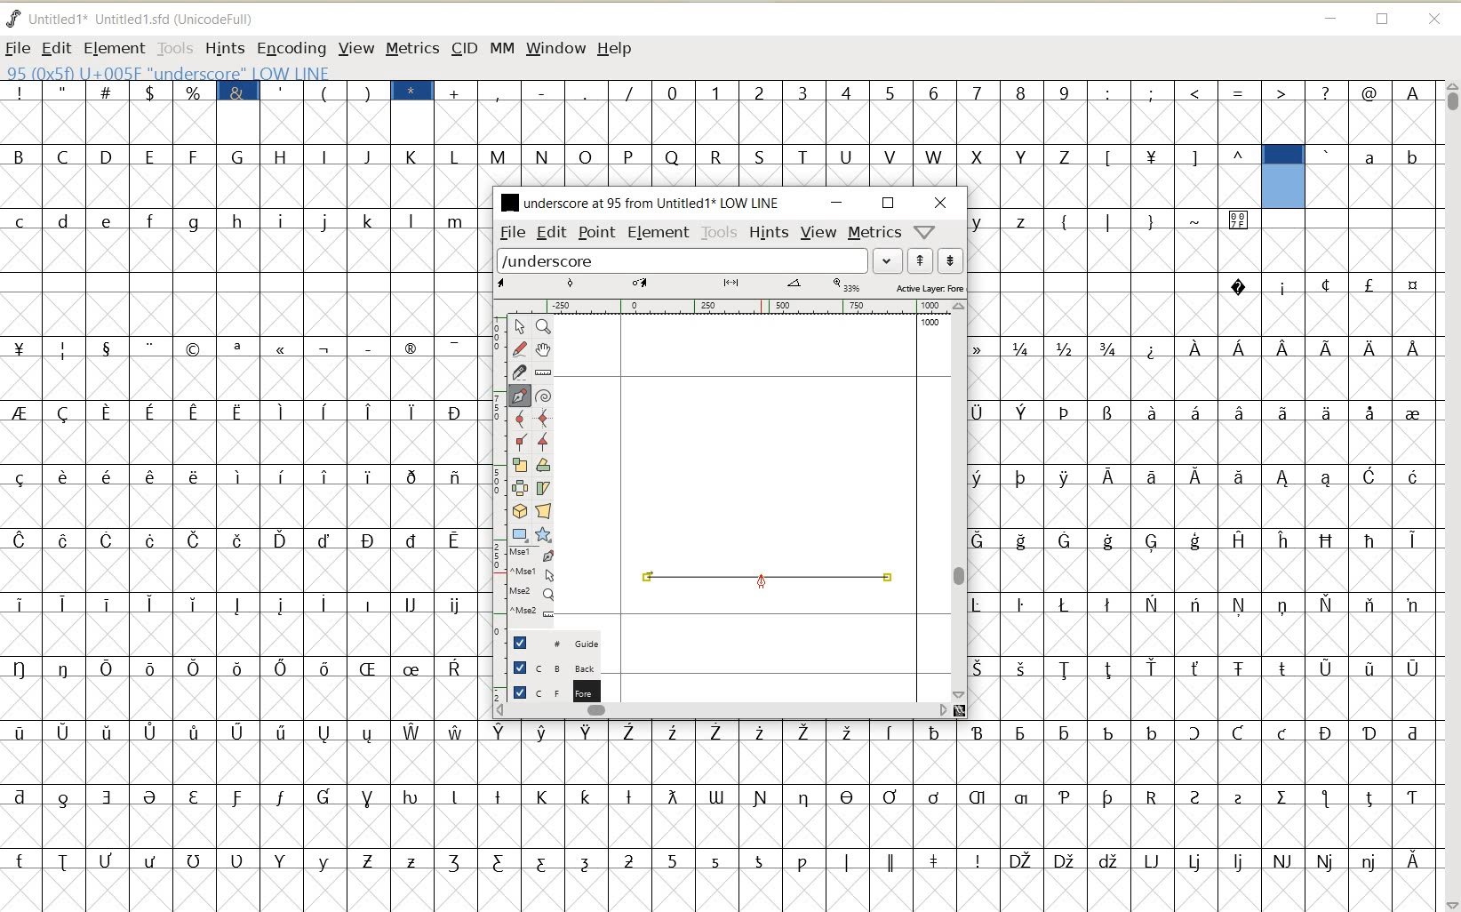 This screenshot has width=1461, height=912. I want to click on HINTS, so click(769, 232).